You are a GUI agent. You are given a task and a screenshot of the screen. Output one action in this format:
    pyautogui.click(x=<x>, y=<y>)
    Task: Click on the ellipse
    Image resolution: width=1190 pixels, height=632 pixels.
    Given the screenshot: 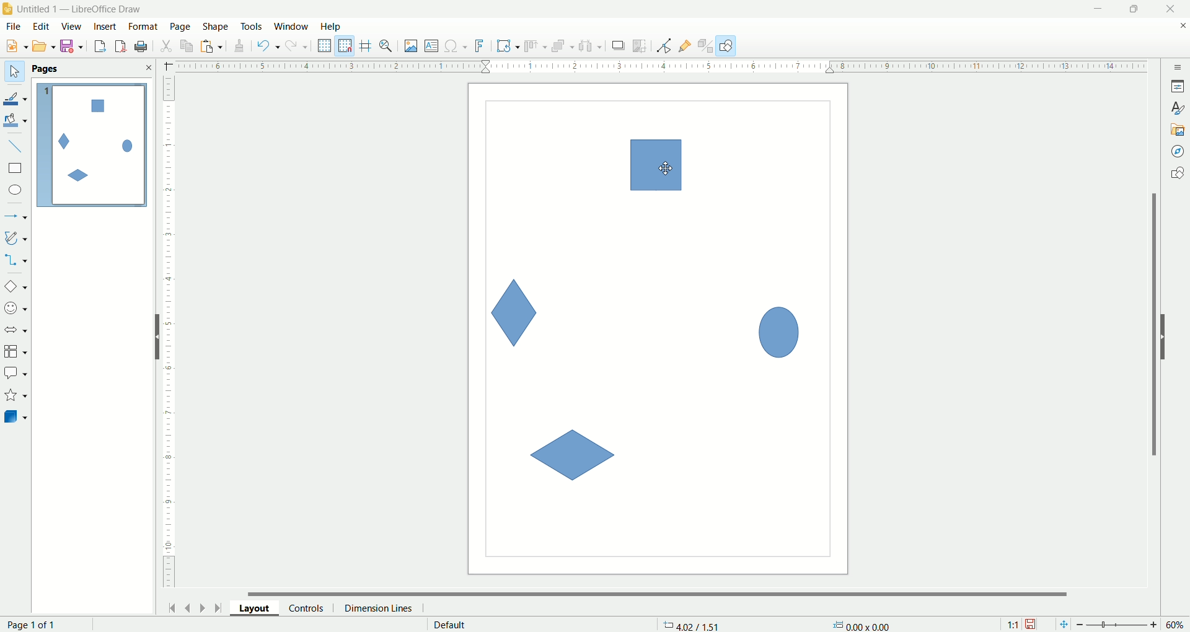 What is the action you would take?
    pyautogui.click(x=17, y=191)
    